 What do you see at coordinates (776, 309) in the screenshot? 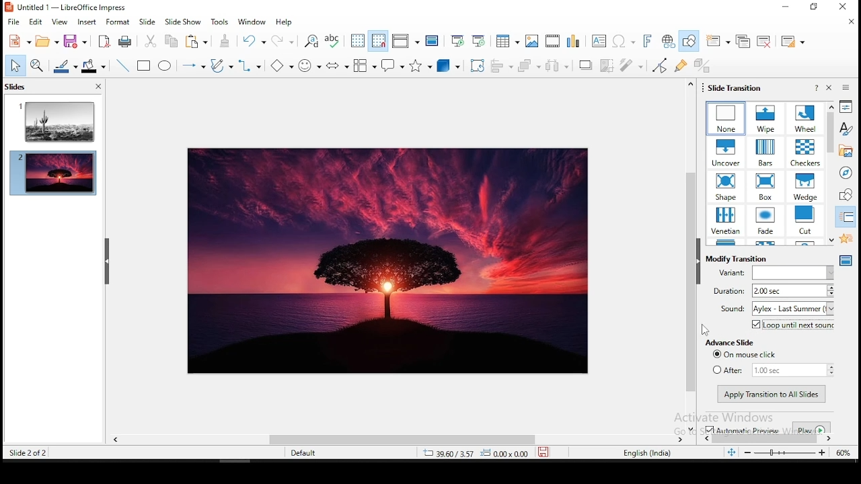
I see `sound aylex - Last Summer` at bounding box center [776, 309].